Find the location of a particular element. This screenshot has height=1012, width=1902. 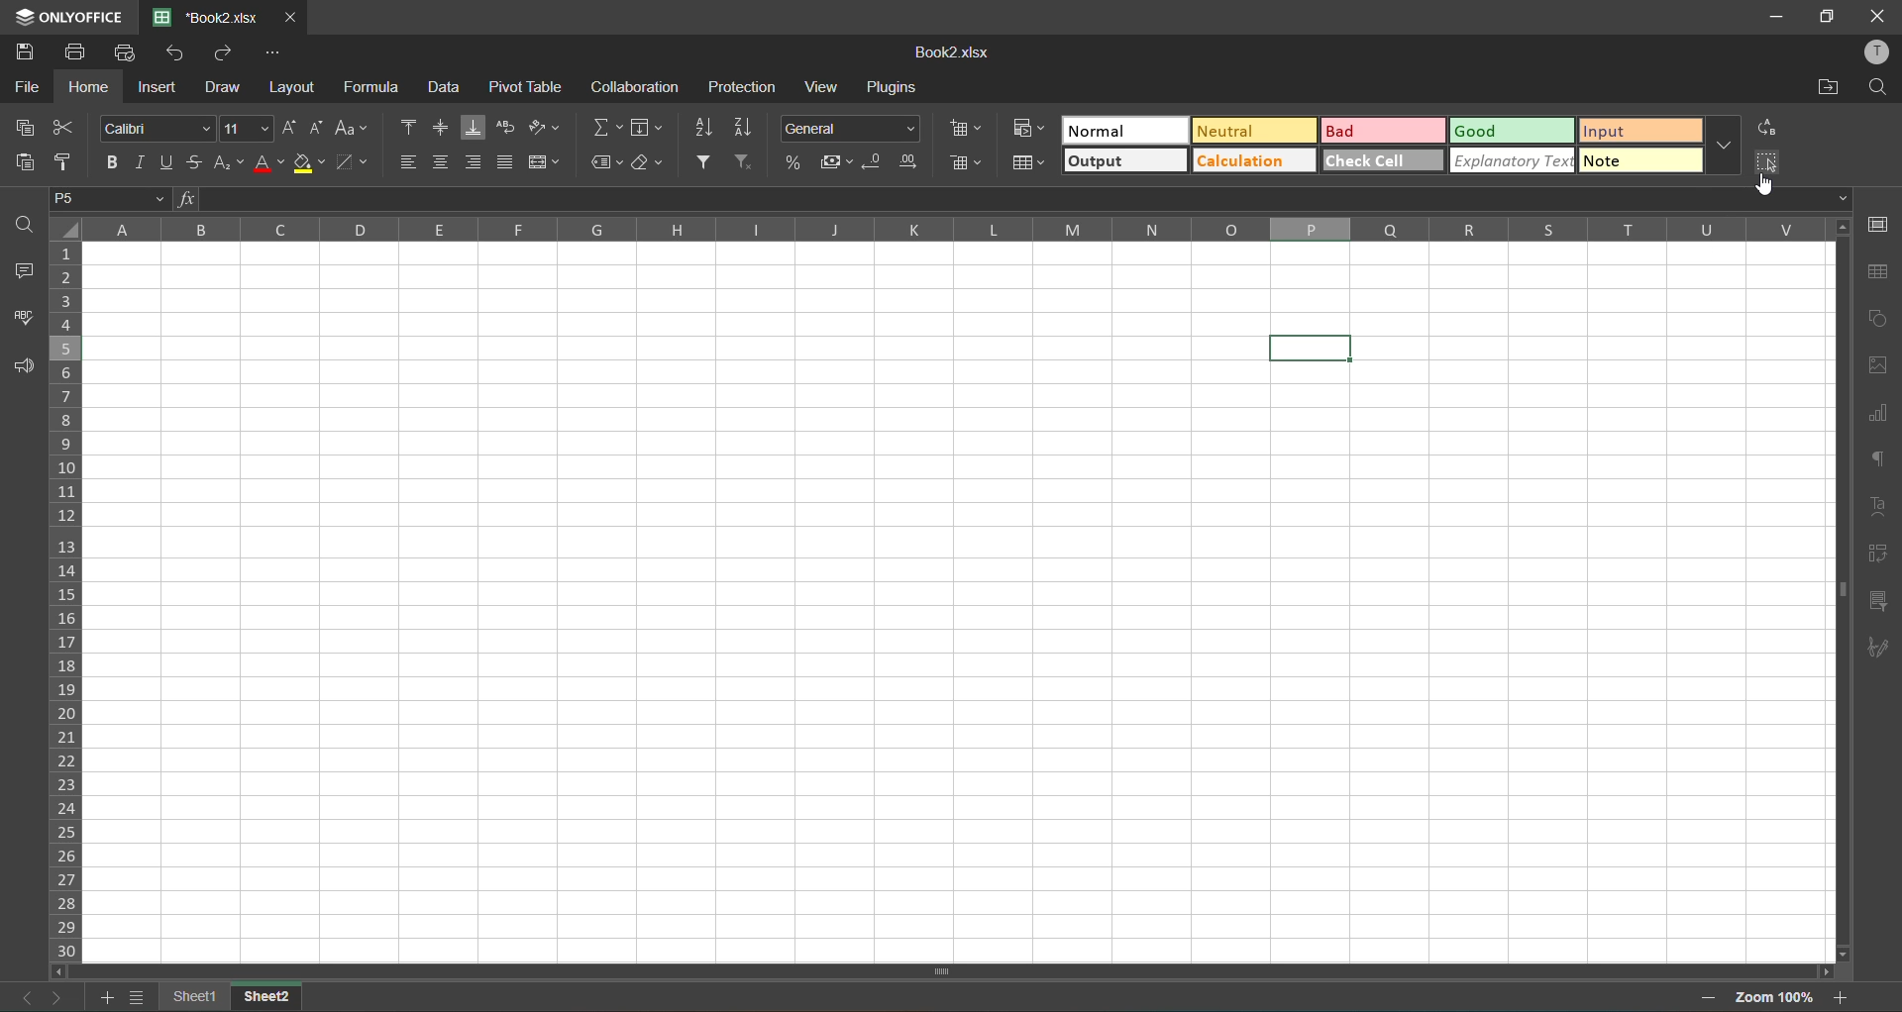

feedback is located at coordinates (24, 367).